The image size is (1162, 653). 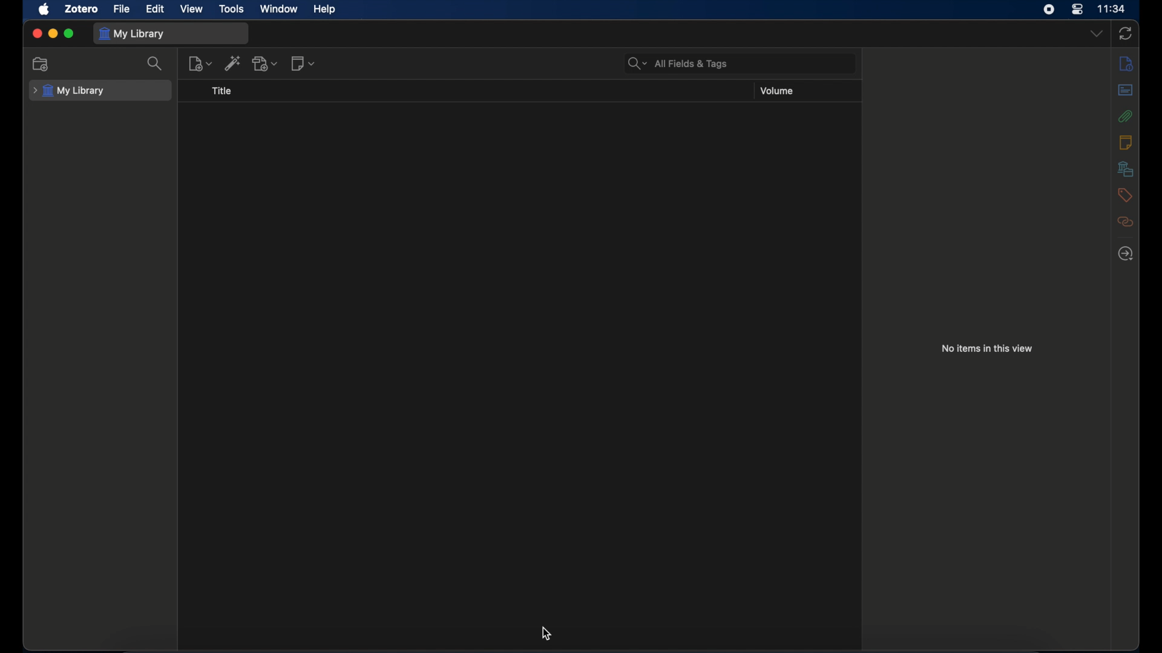 What do you see at coordinates (69, 33) in the screenshot?
I see `maximize` at bounding box center [69, 33].